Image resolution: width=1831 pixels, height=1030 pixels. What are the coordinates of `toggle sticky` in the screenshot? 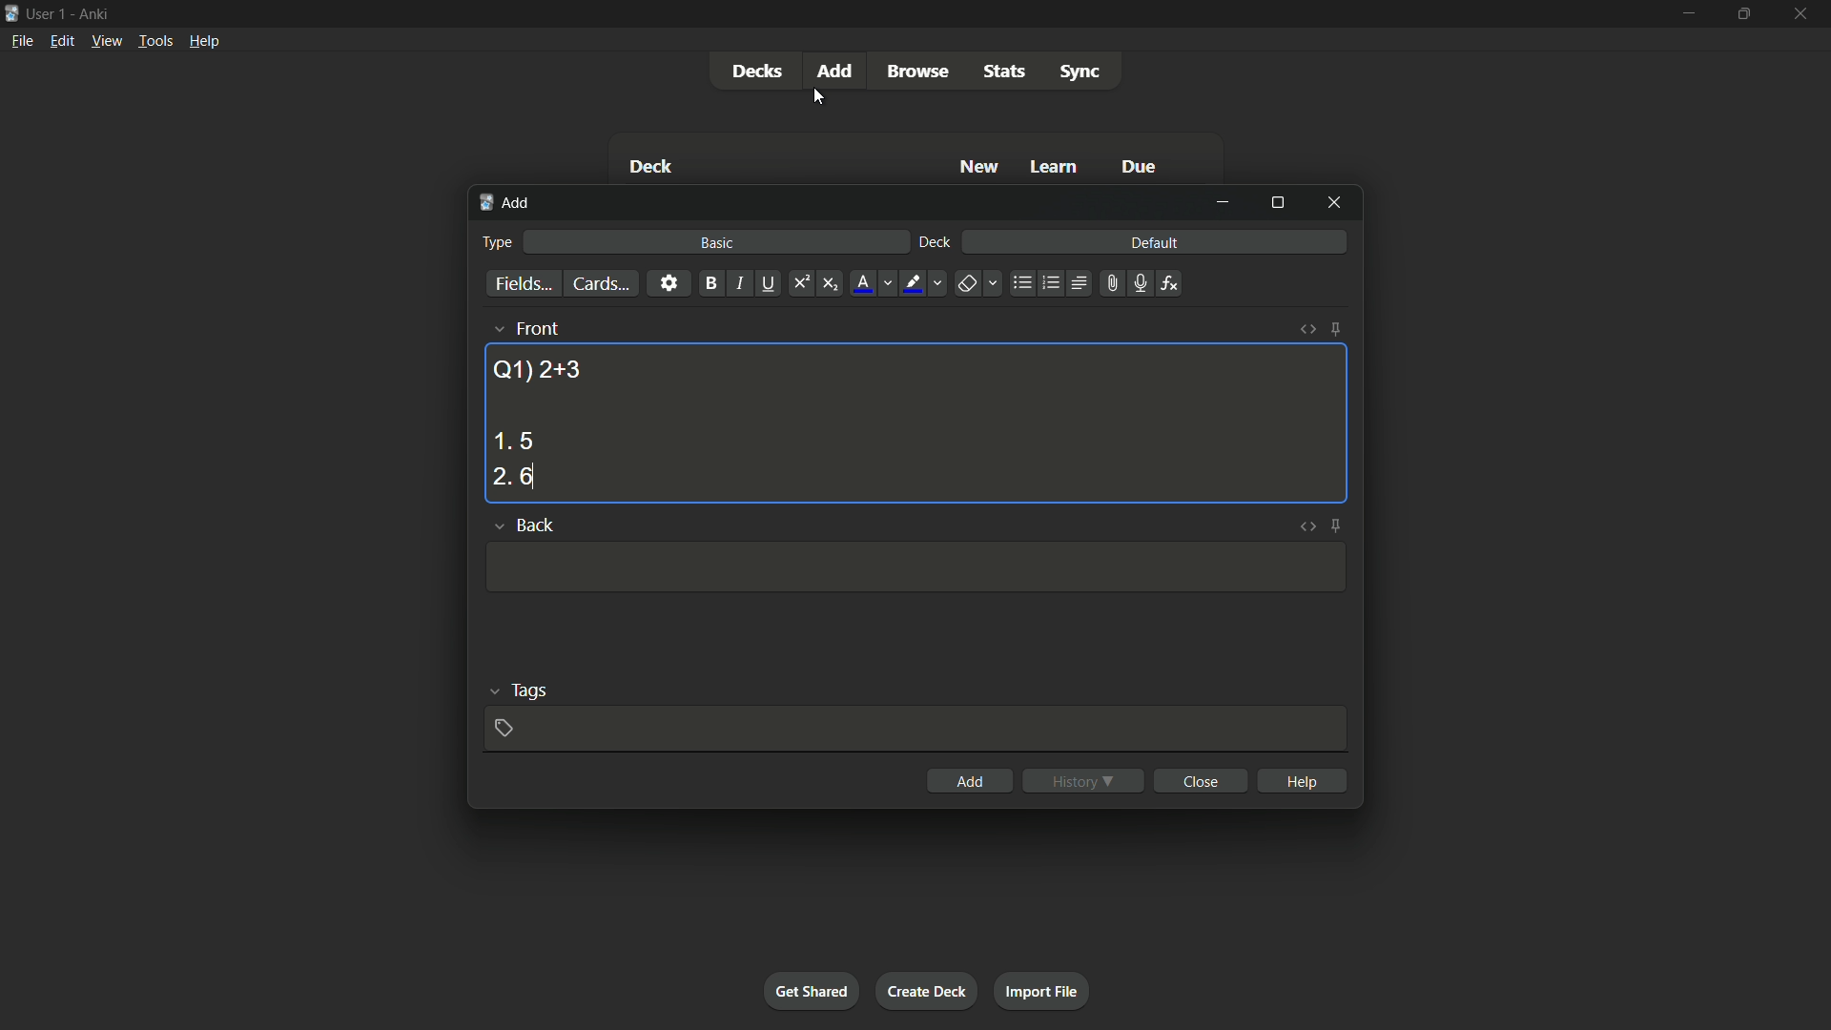 It's located at (1337, 525).